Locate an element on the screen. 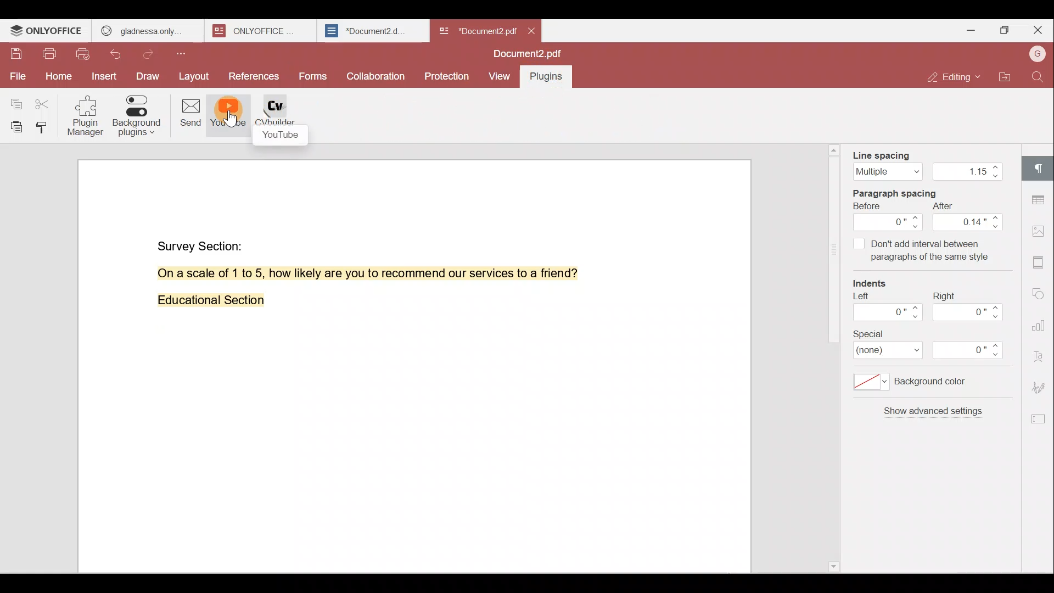 The image size is (1054, 593). Minimize is located at coordinates (968, 29).